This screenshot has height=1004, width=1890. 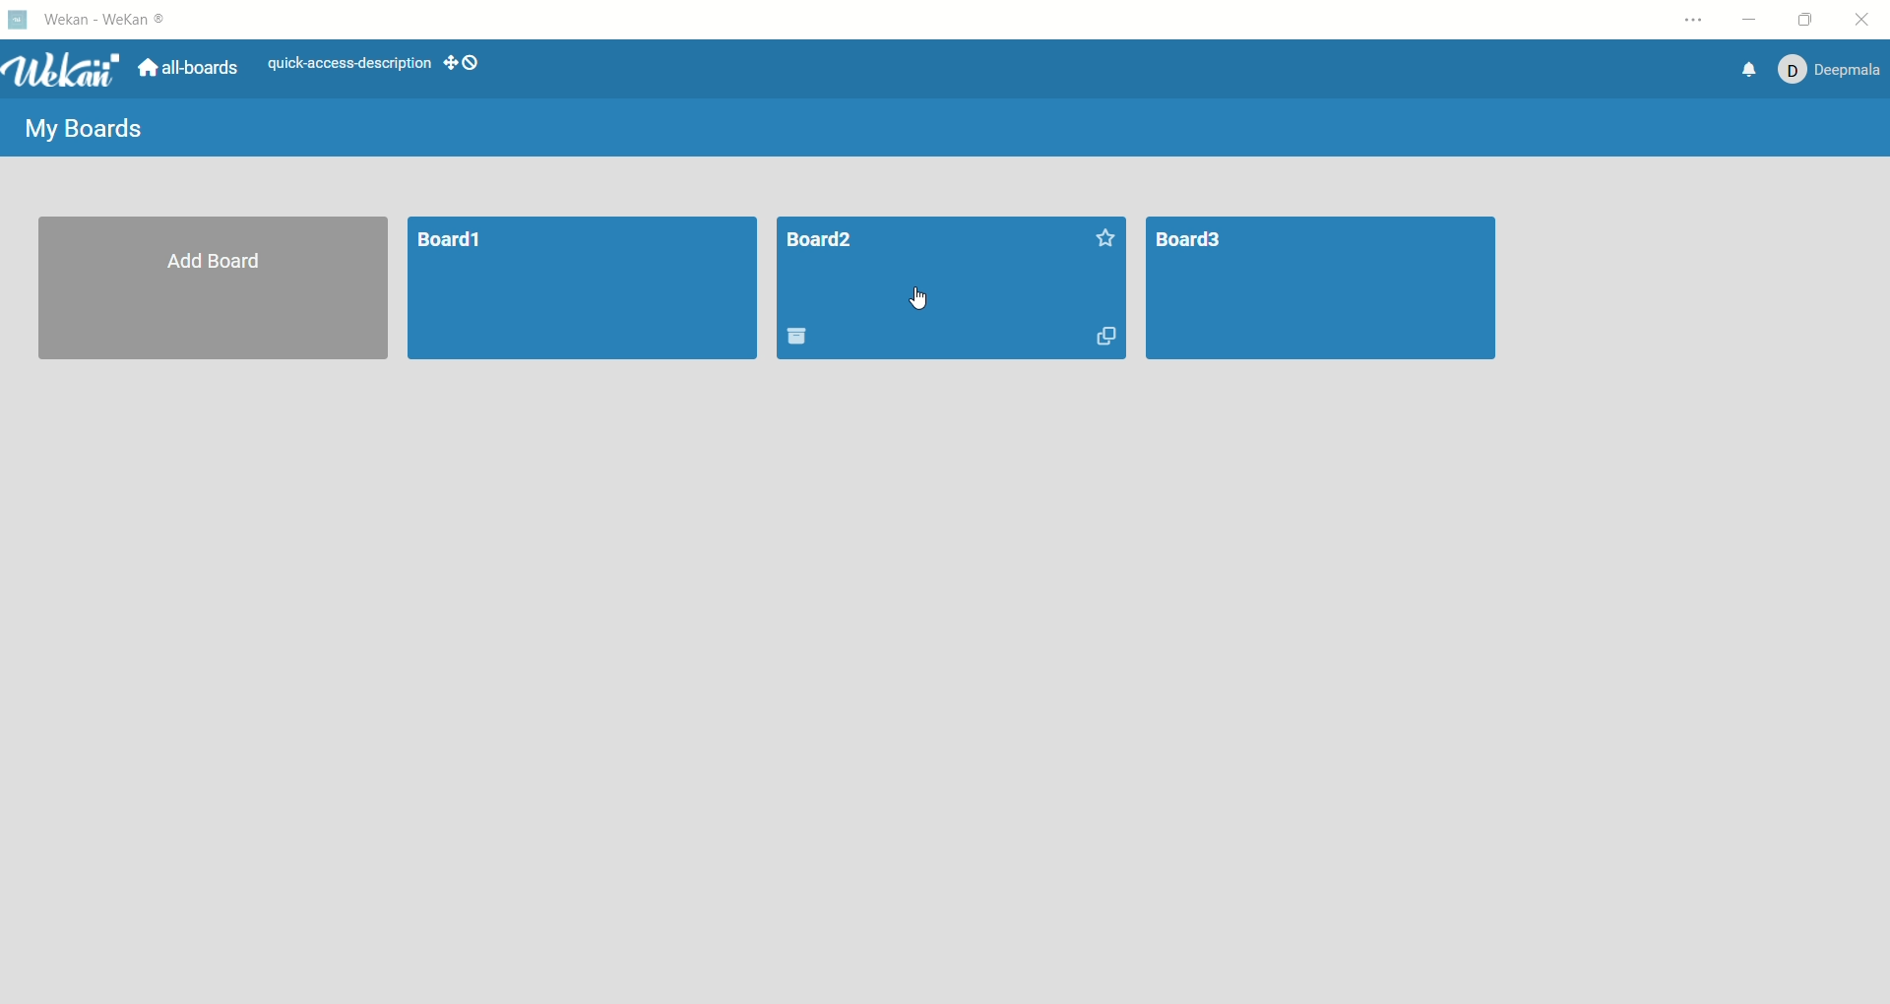 I want to click on all boards, so click(x=196, y=70).